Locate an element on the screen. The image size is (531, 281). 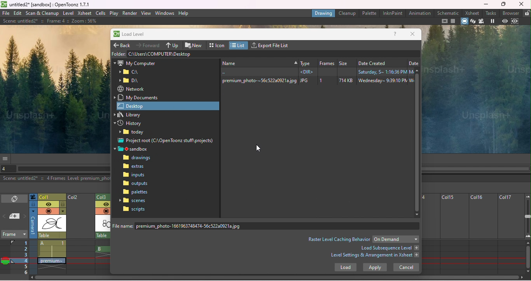
Animatio is located at coordinates (419, 13).